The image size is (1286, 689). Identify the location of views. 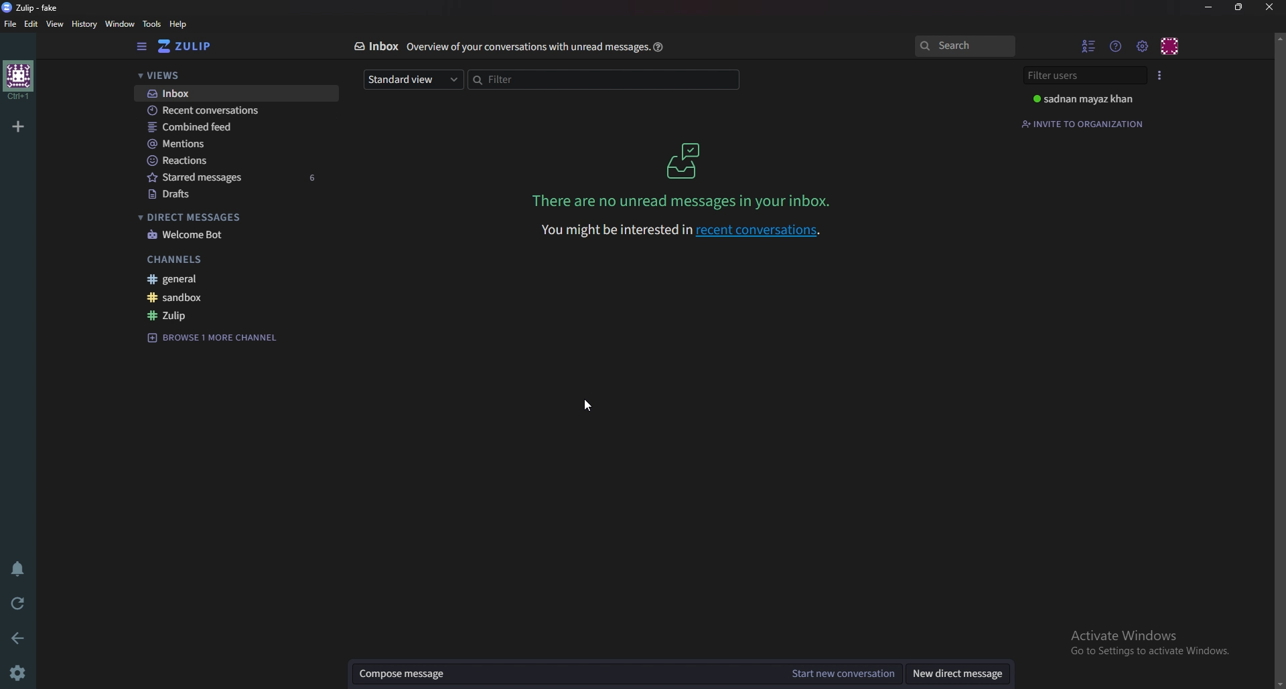
(230, 75).